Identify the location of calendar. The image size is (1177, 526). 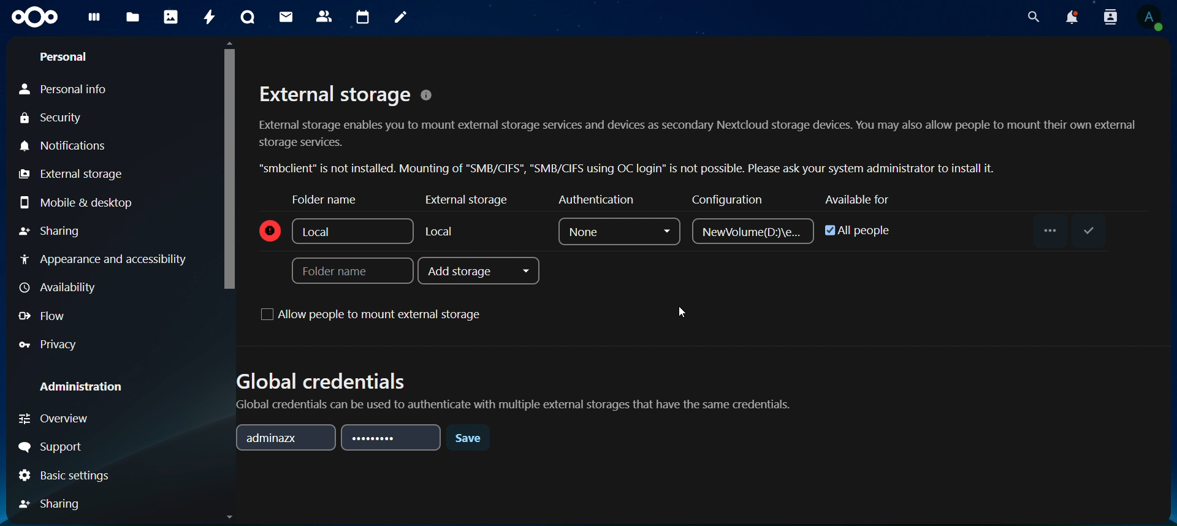
(364, 16).